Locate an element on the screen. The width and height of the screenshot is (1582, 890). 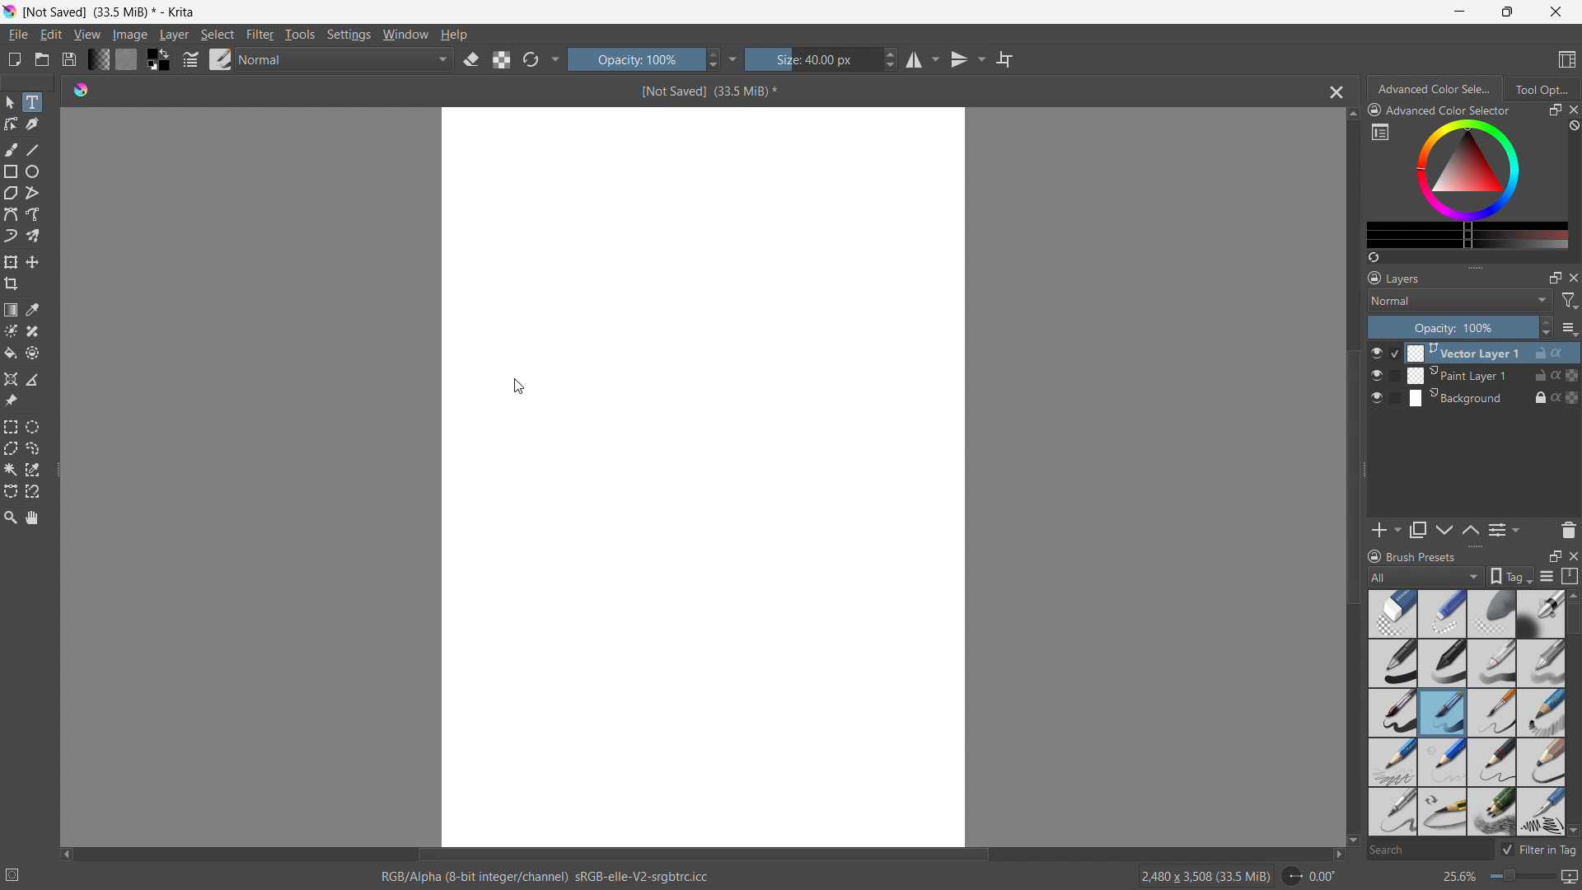
delete layer is located at coordinates (1568, 529).